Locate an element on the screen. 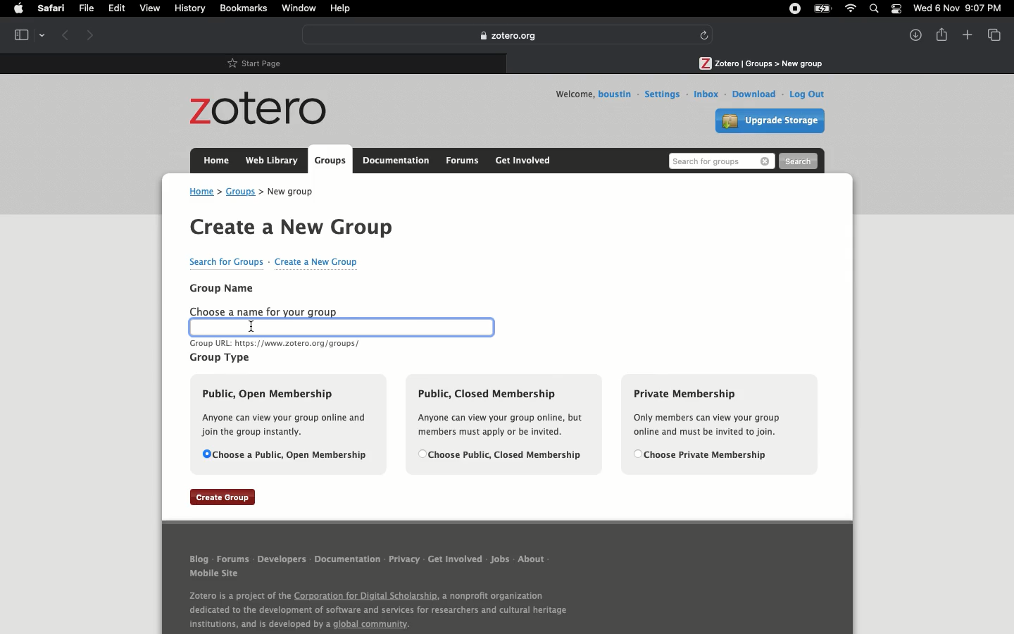 This screenshot has width=1014, height=634. Recording is located at coordinates (794, 10).